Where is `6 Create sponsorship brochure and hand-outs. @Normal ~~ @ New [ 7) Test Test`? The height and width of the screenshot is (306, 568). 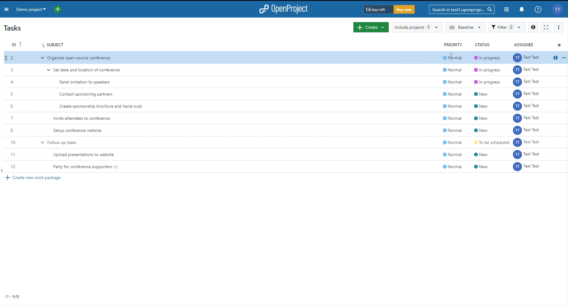 6 Create sponsorship brochure and hand-outs. @Normal ~~ @ New [ 7) Test Test is located at coordinates (287, 107).